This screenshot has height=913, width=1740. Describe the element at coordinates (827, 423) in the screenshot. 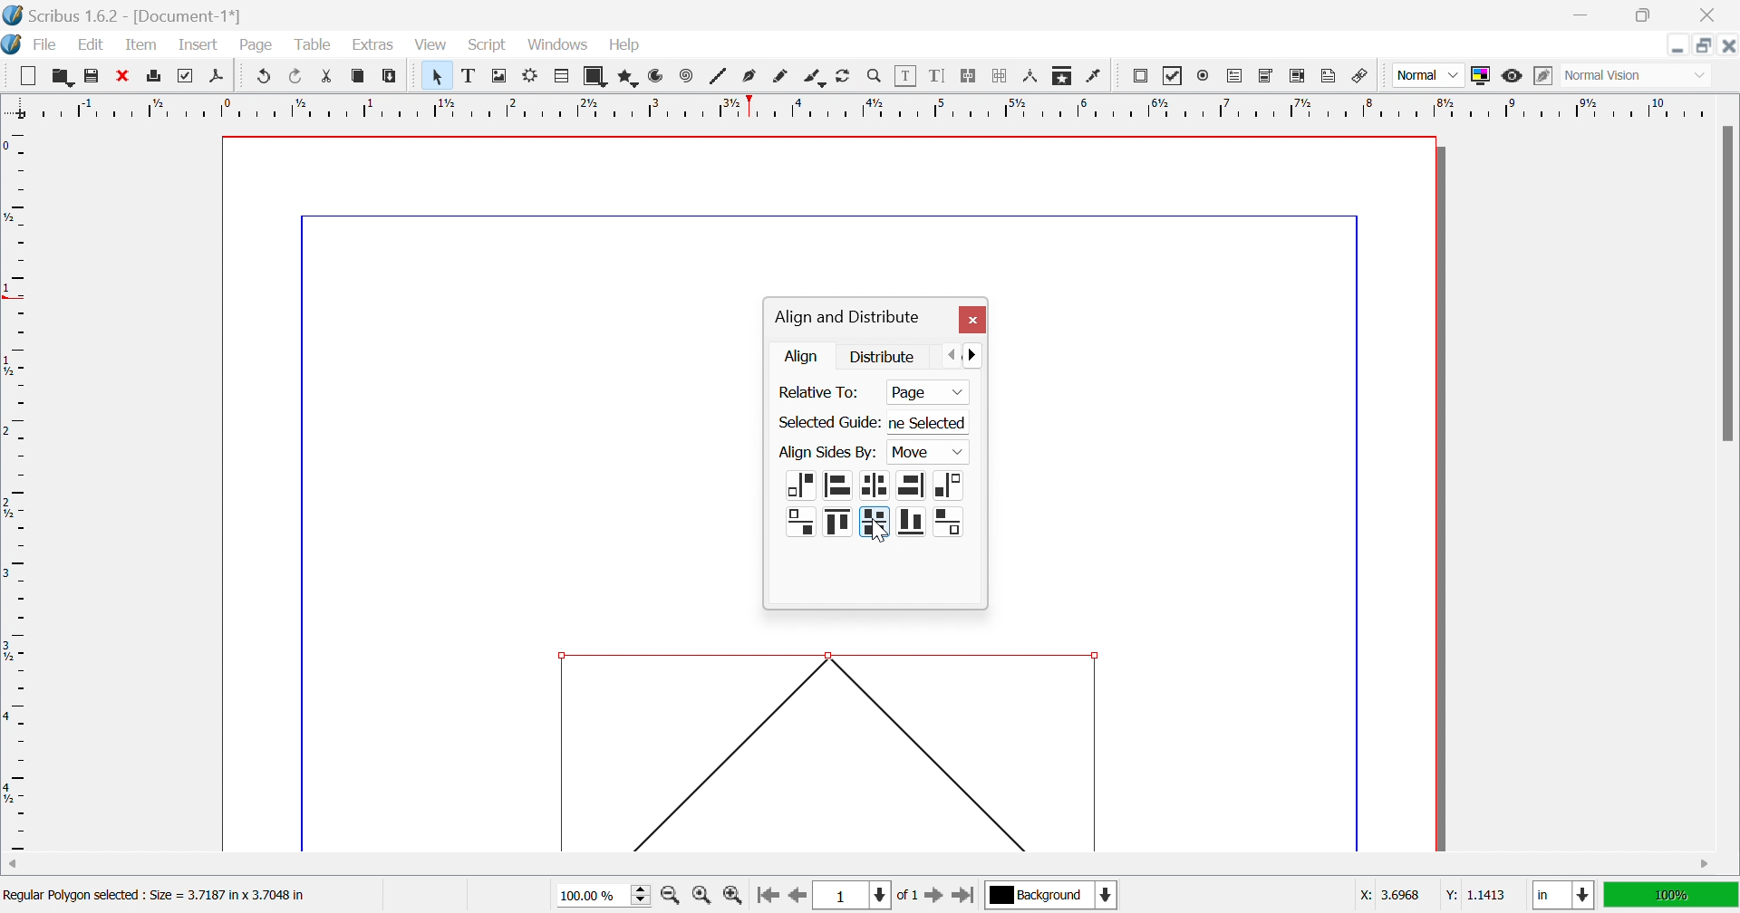

I see `Select Guide` at that location.